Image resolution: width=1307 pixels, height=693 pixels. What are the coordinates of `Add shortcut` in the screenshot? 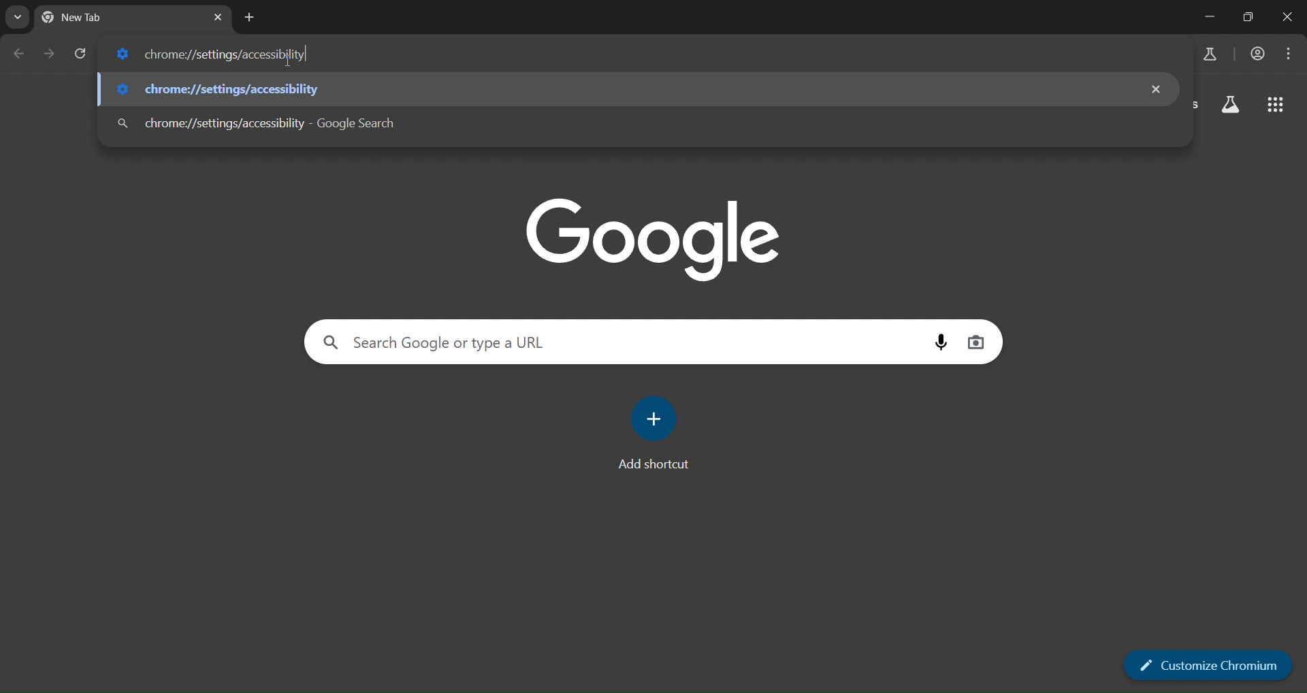 It's located at (649, 466).